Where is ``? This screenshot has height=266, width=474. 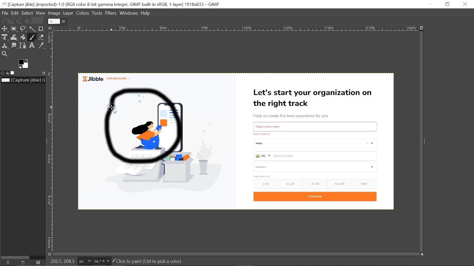  is located at coordinates (447, 5).